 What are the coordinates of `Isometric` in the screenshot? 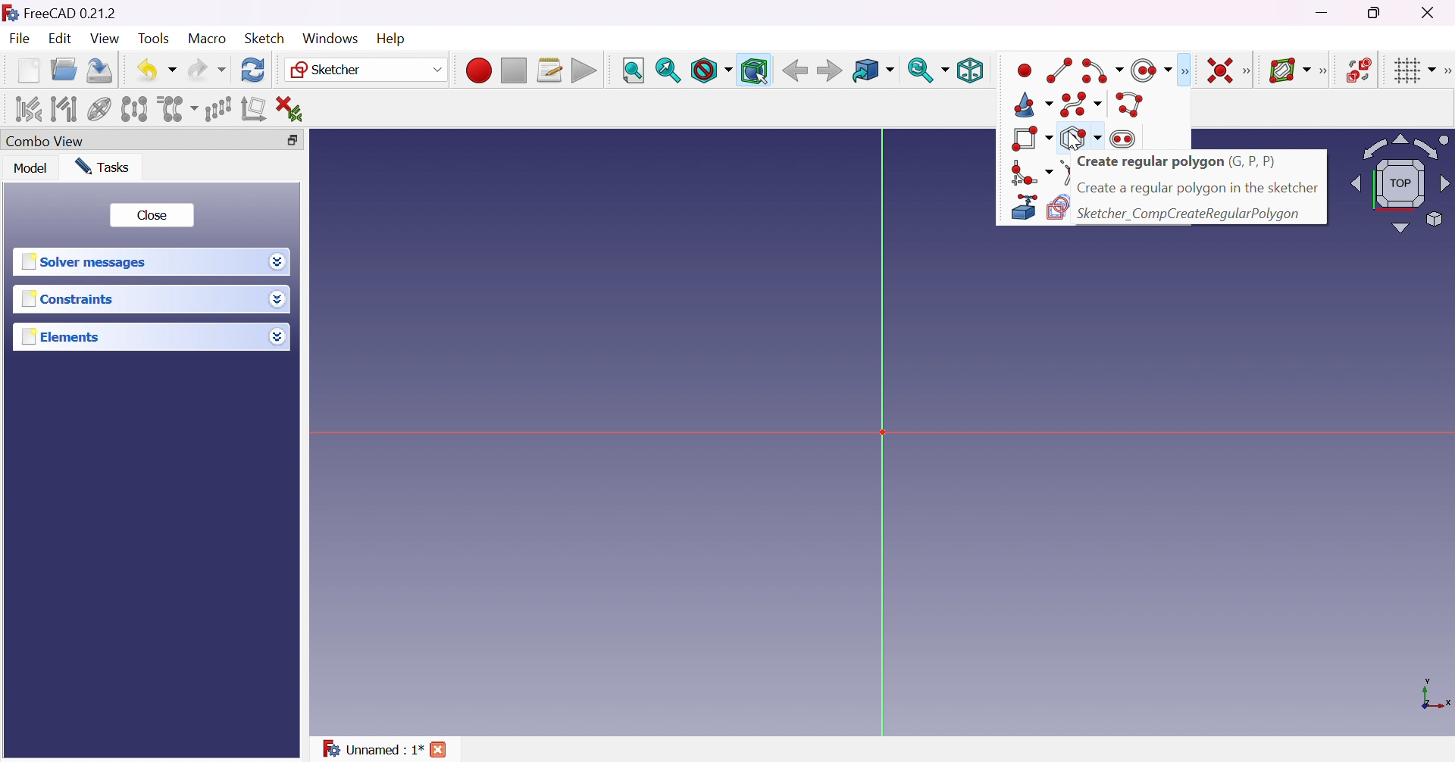 It's located at (970, 70).